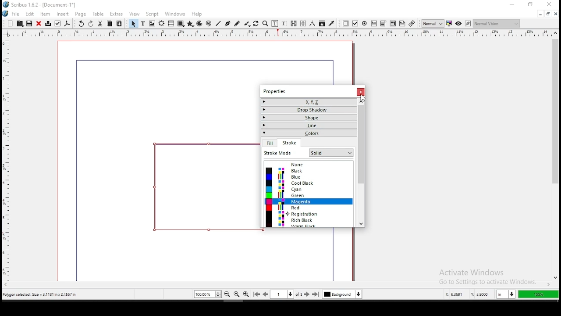 This screenshot has width=561, height=316. Describe the element at coordinates (57, 24) in the screenshot. I see `preflight verifier` at that location.